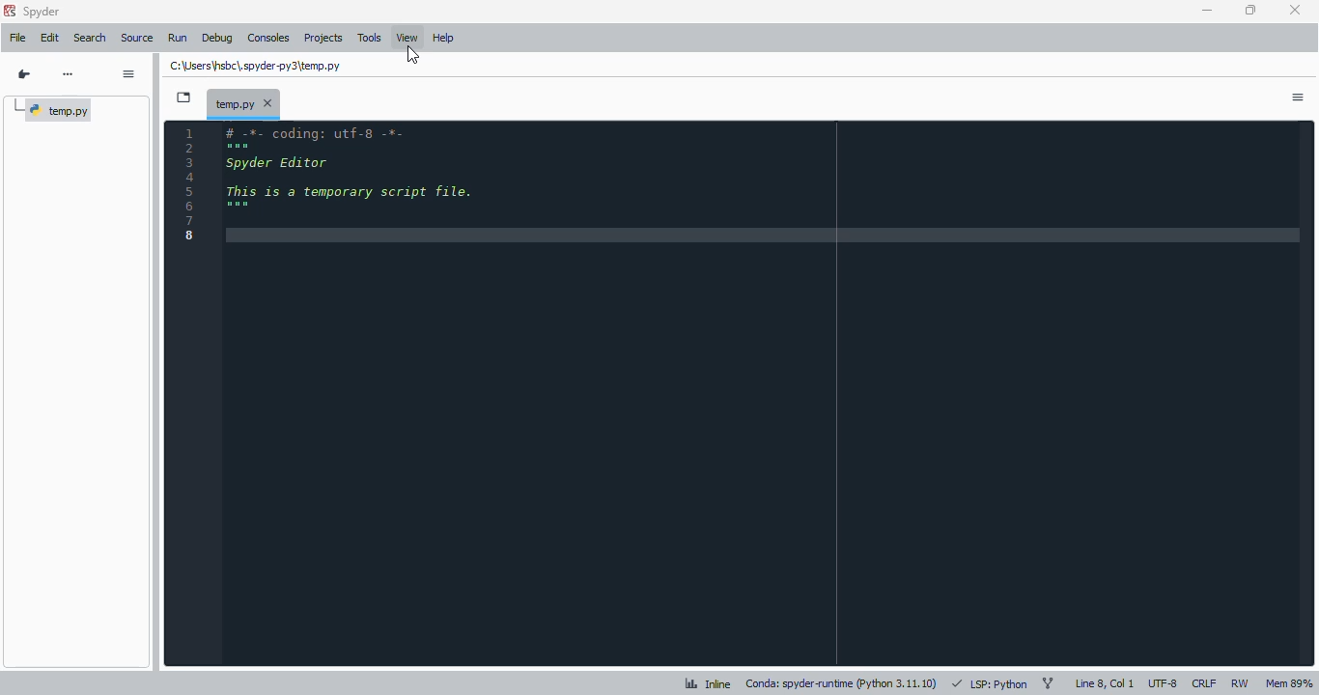 The image size is (1319, 695). I want to click on CRLF, so click(1204, 683).